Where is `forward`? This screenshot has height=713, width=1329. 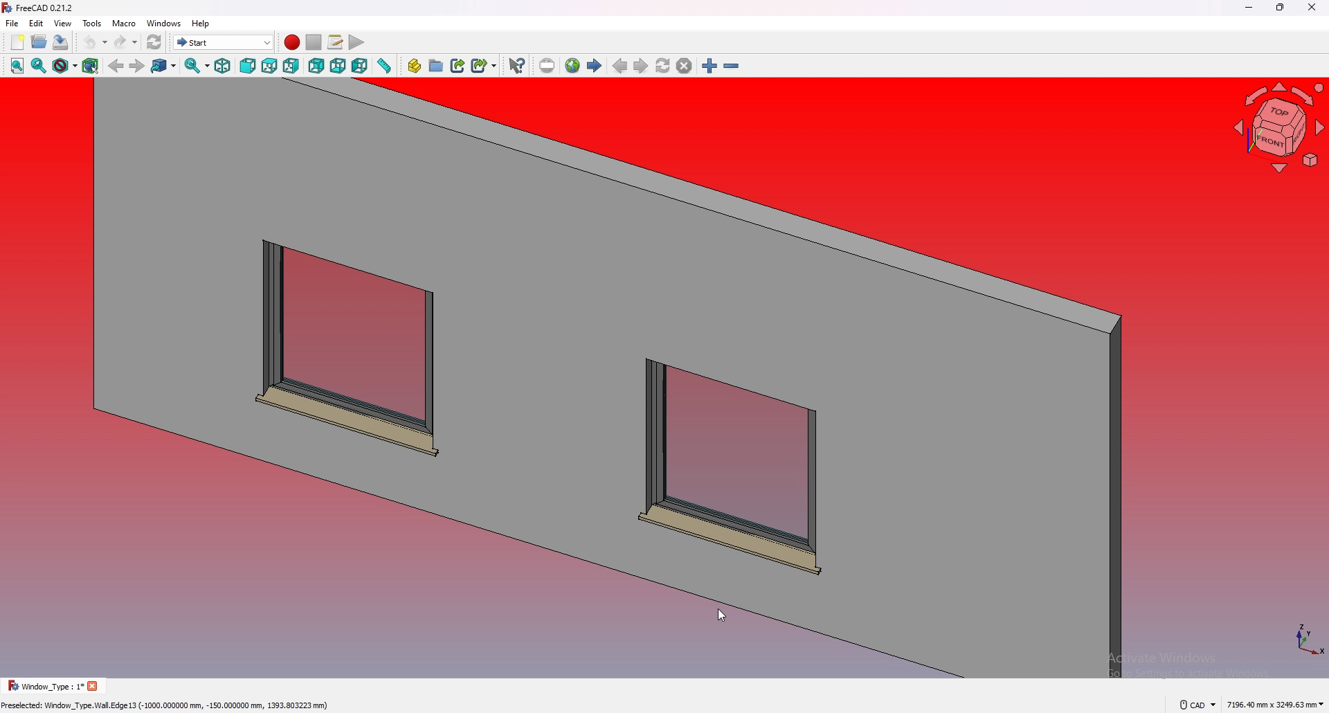 forward is located at coordinates (136, 66).